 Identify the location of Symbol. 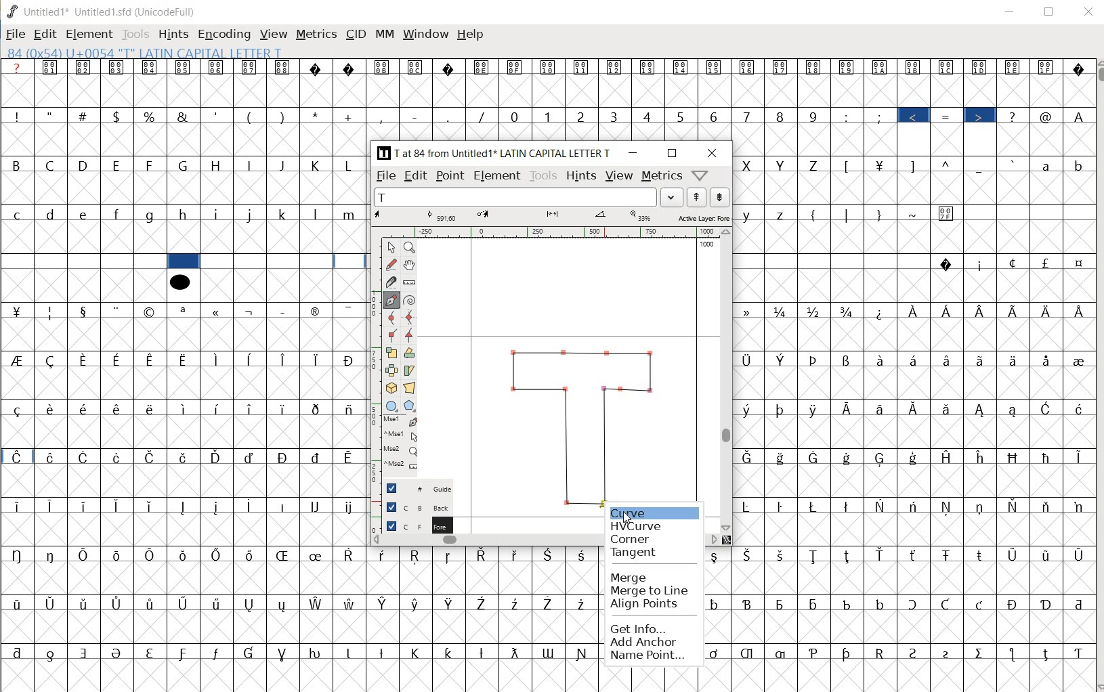
(782, 67).